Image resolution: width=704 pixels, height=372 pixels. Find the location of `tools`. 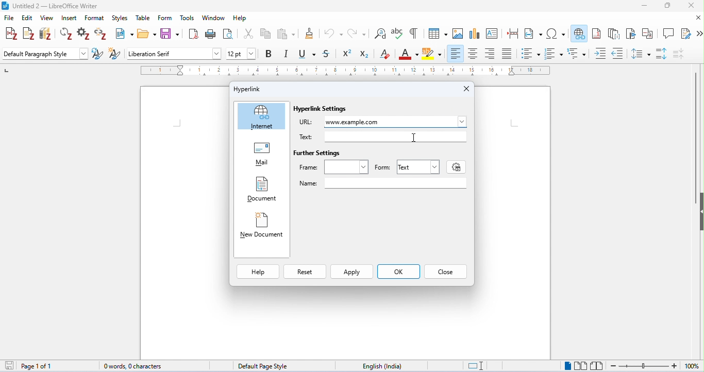

tools is located at coordinates (188, 18).